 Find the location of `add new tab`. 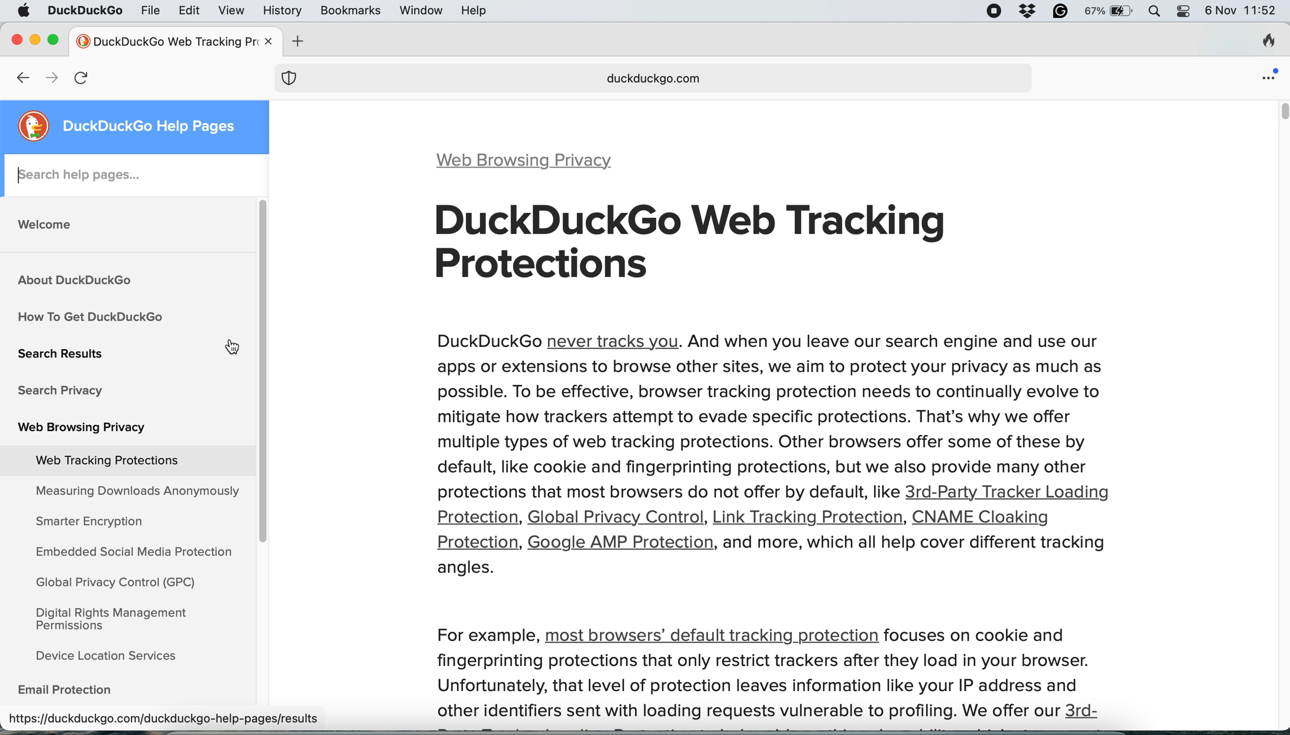

add new tab is located at coordinates (300, 41).